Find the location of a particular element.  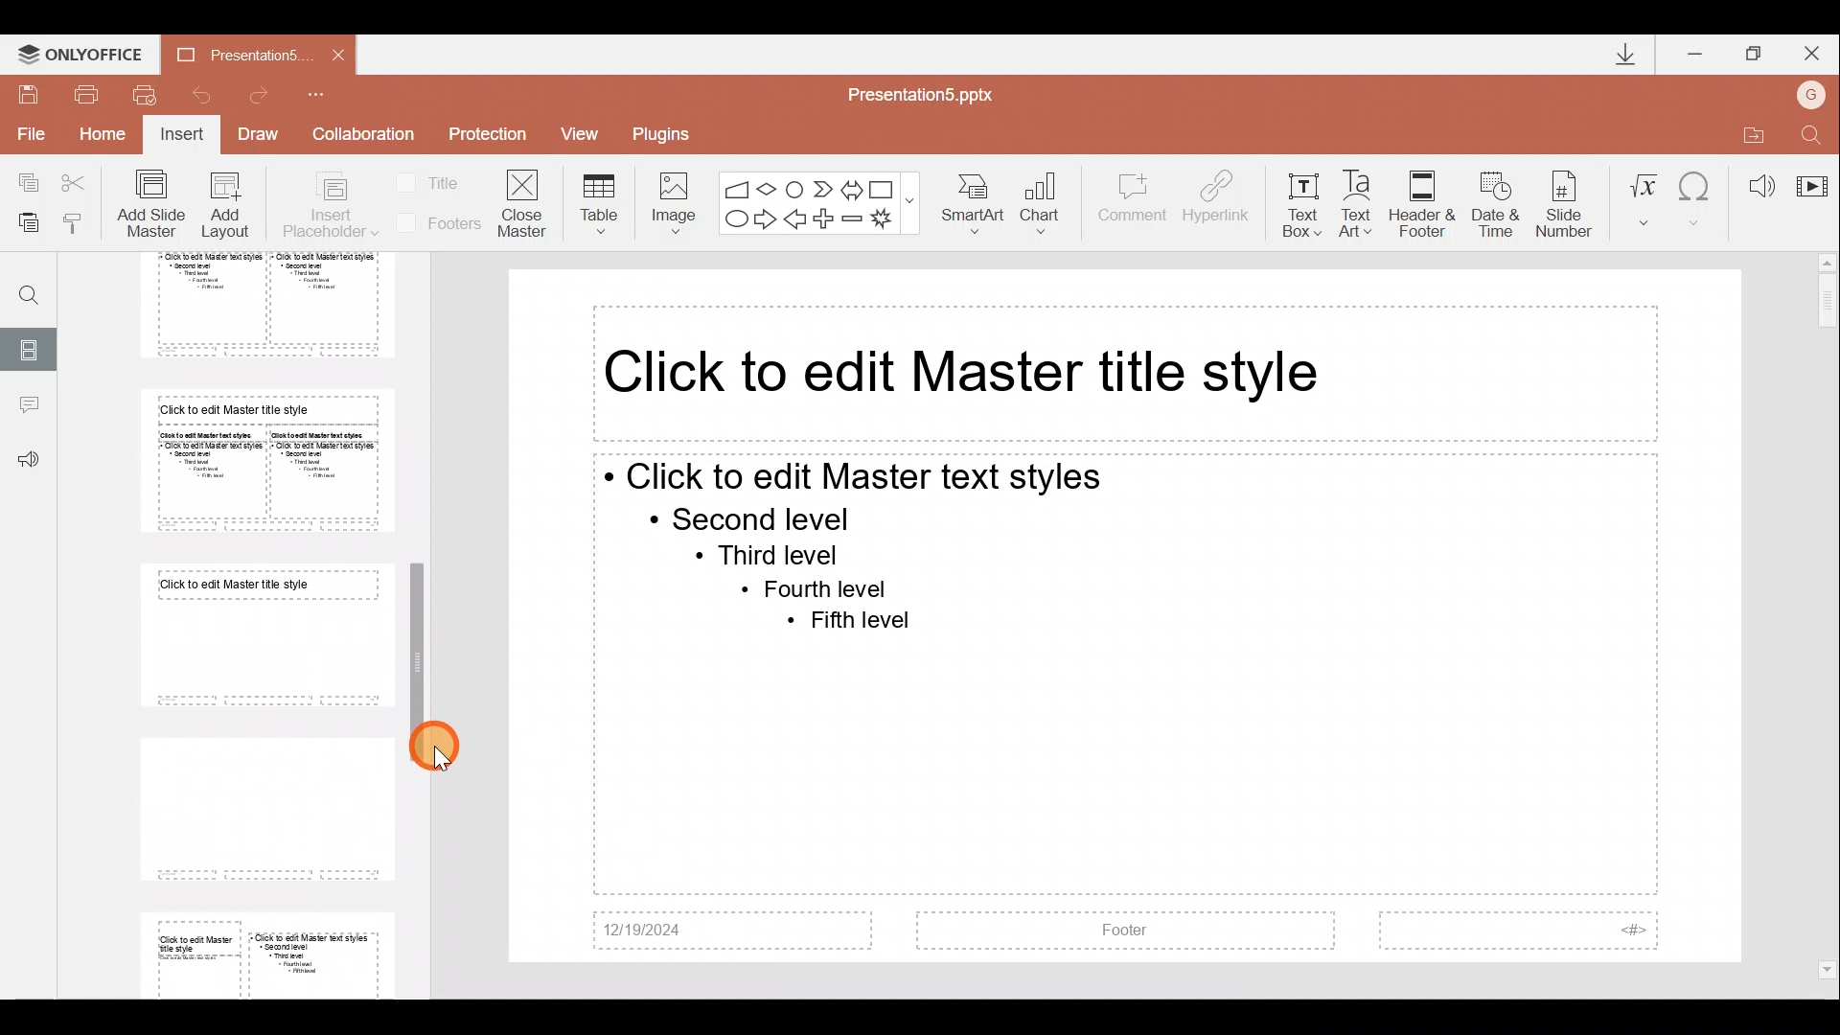

Minus is located at coordinates (853, 218).